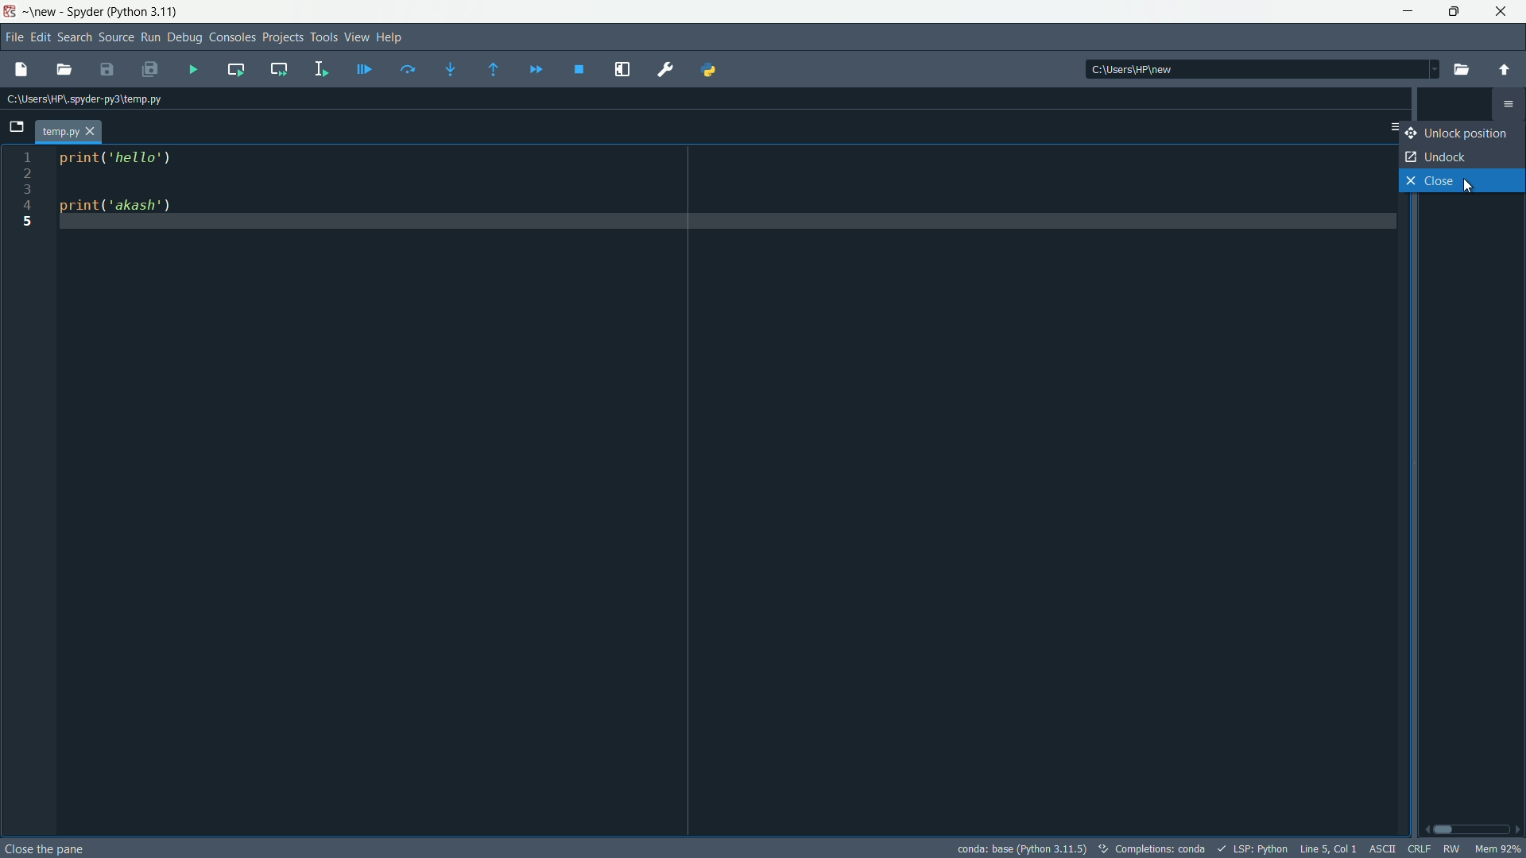  Describe the element at coordinates (1501, 70) in the screenshot. I see `parent directory` at that location.